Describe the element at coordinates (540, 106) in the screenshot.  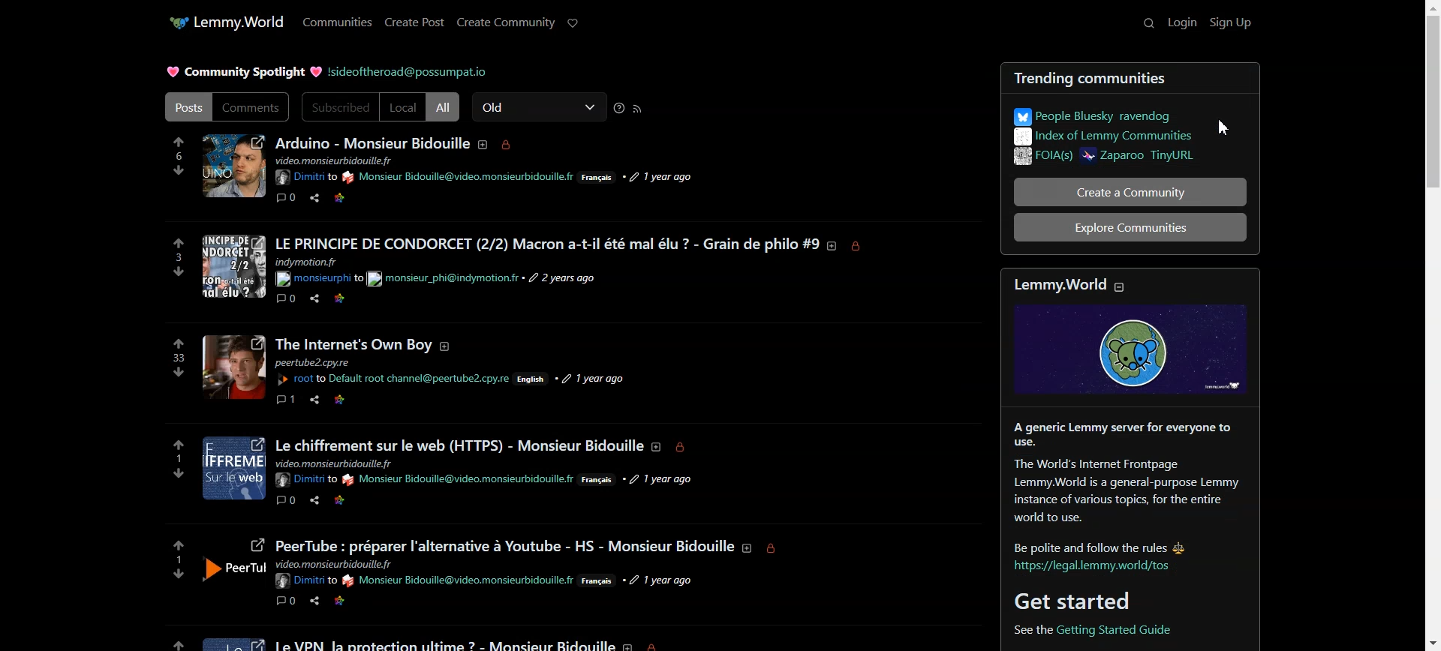
I see `Old` at that location.